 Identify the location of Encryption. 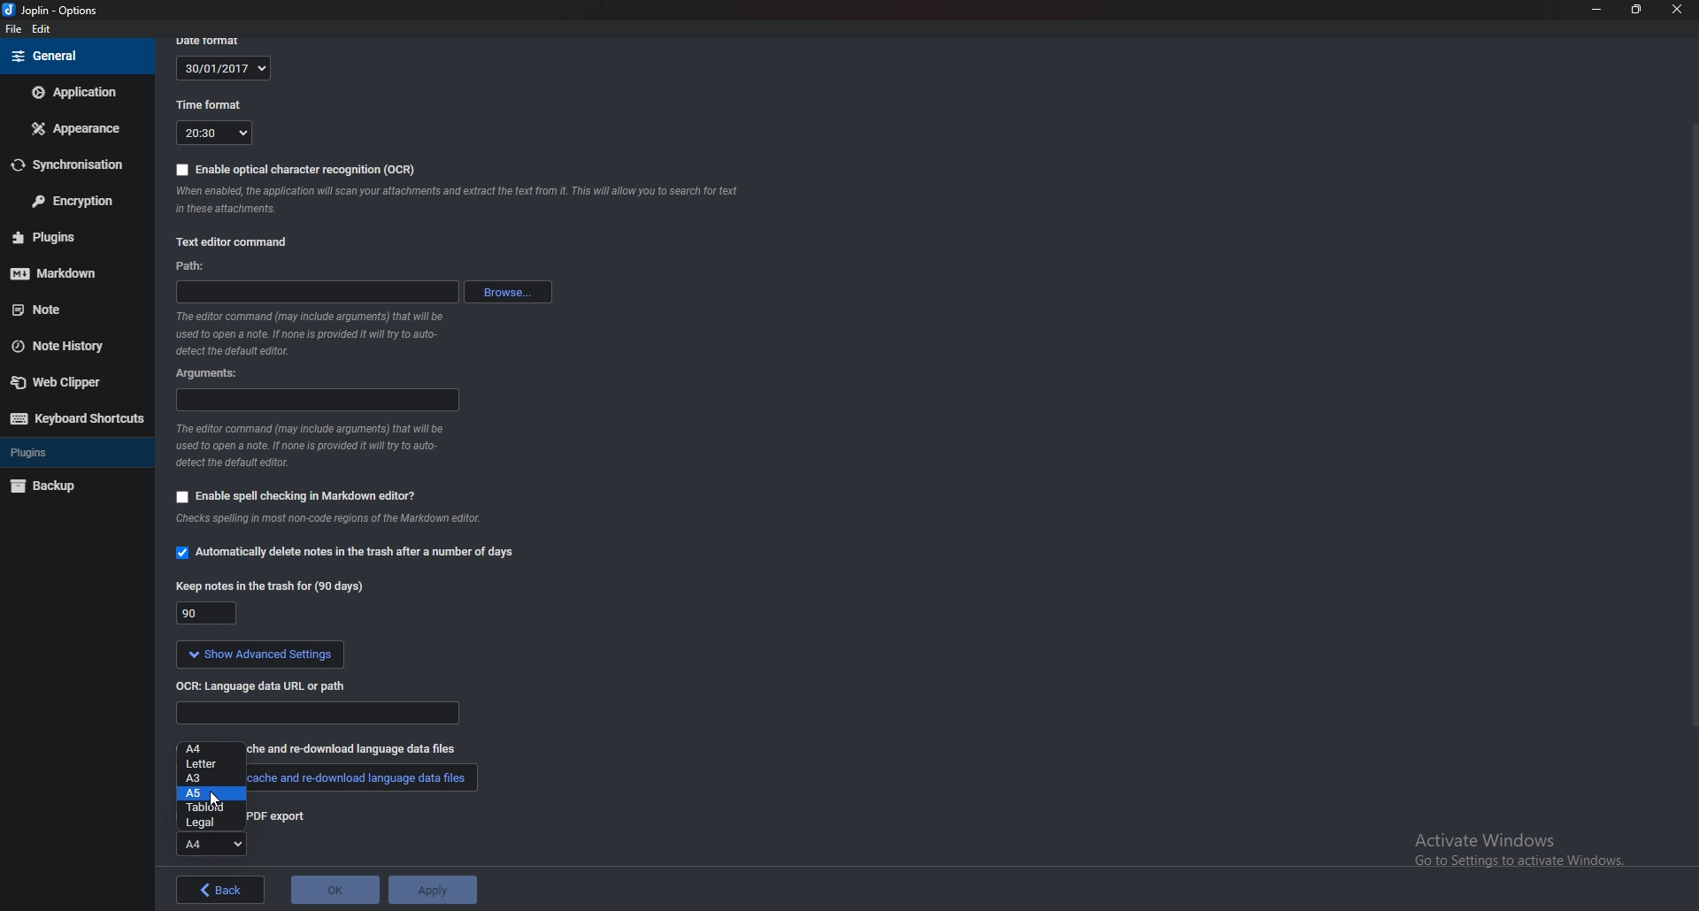
(69, 202).